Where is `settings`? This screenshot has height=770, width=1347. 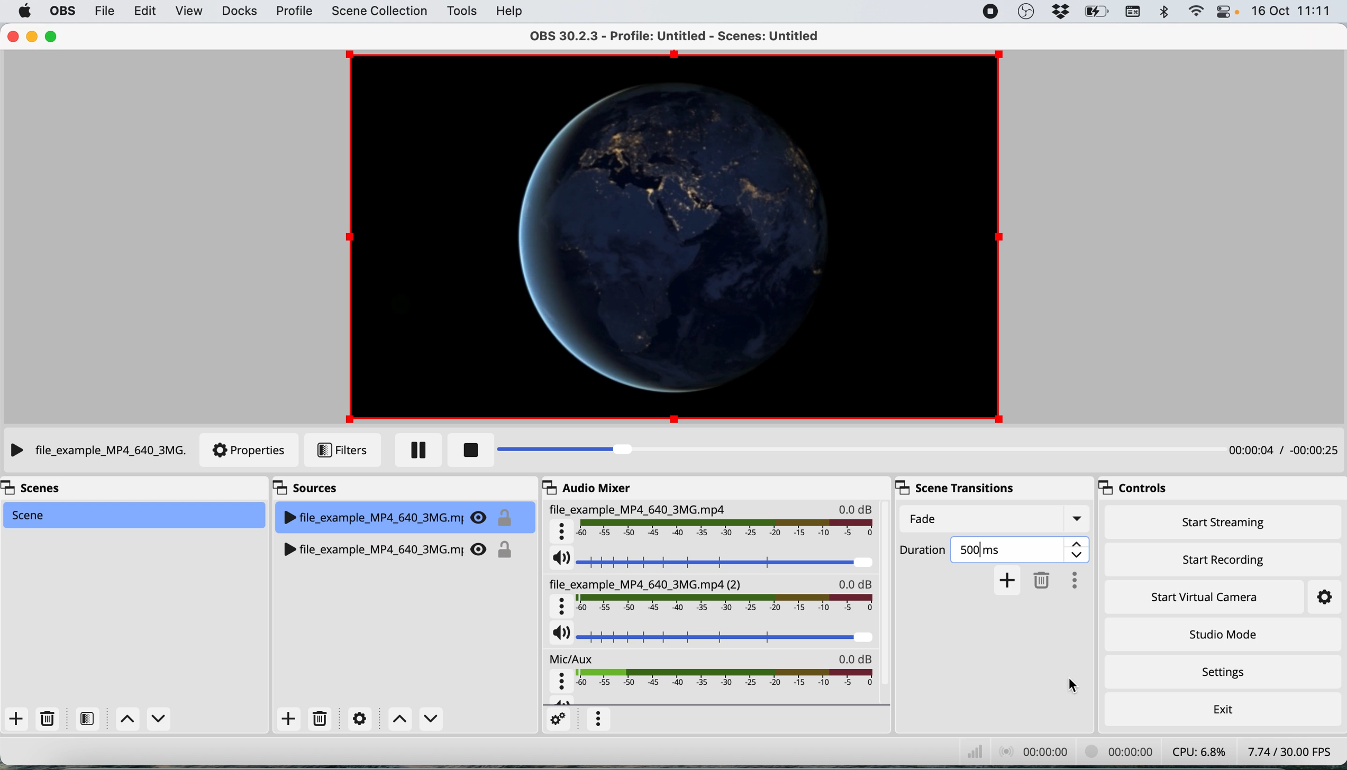 settings is located at coordinates (357, 719).